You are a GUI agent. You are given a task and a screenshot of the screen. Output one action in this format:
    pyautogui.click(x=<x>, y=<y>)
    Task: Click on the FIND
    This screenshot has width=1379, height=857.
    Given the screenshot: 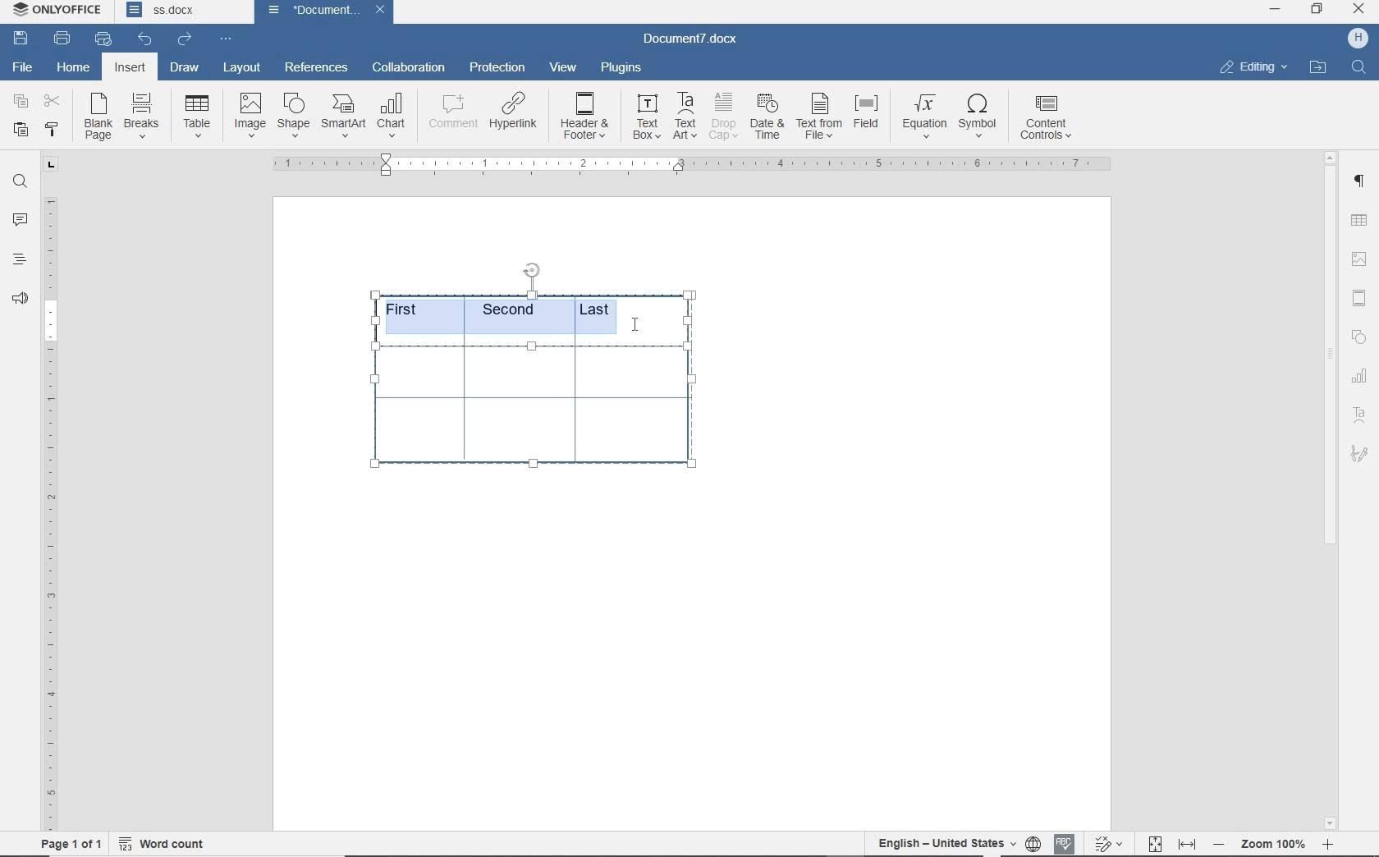 What is the action you would take?
    pyautogui.click(x=1360, y=67)
    